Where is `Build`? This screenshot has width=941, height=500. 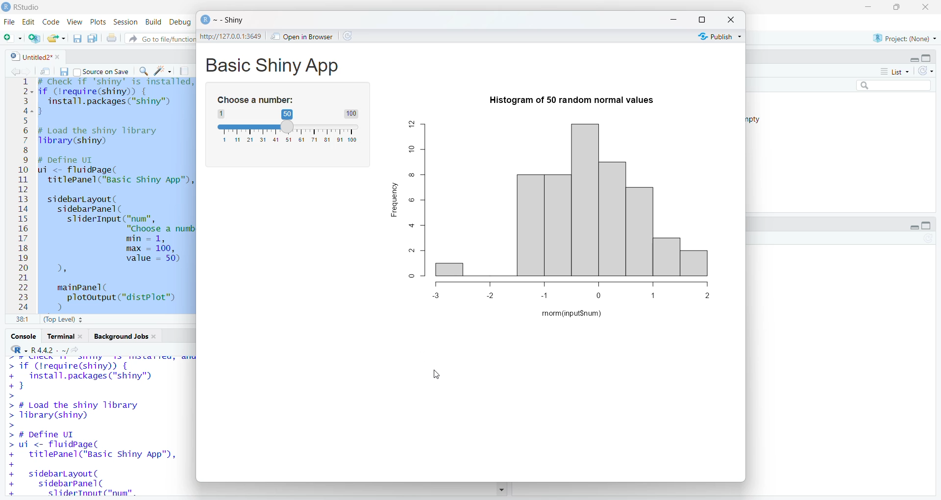
Build is located at coordinates (153, 22).